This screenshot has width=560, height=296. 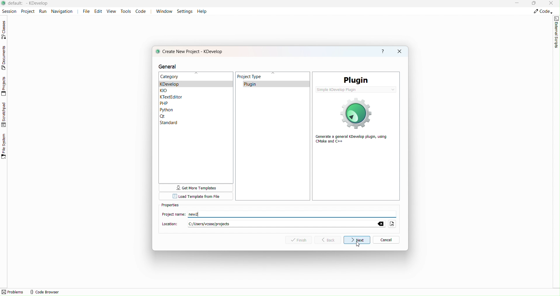 I want to click on Classes, so click(x=6, y=30).